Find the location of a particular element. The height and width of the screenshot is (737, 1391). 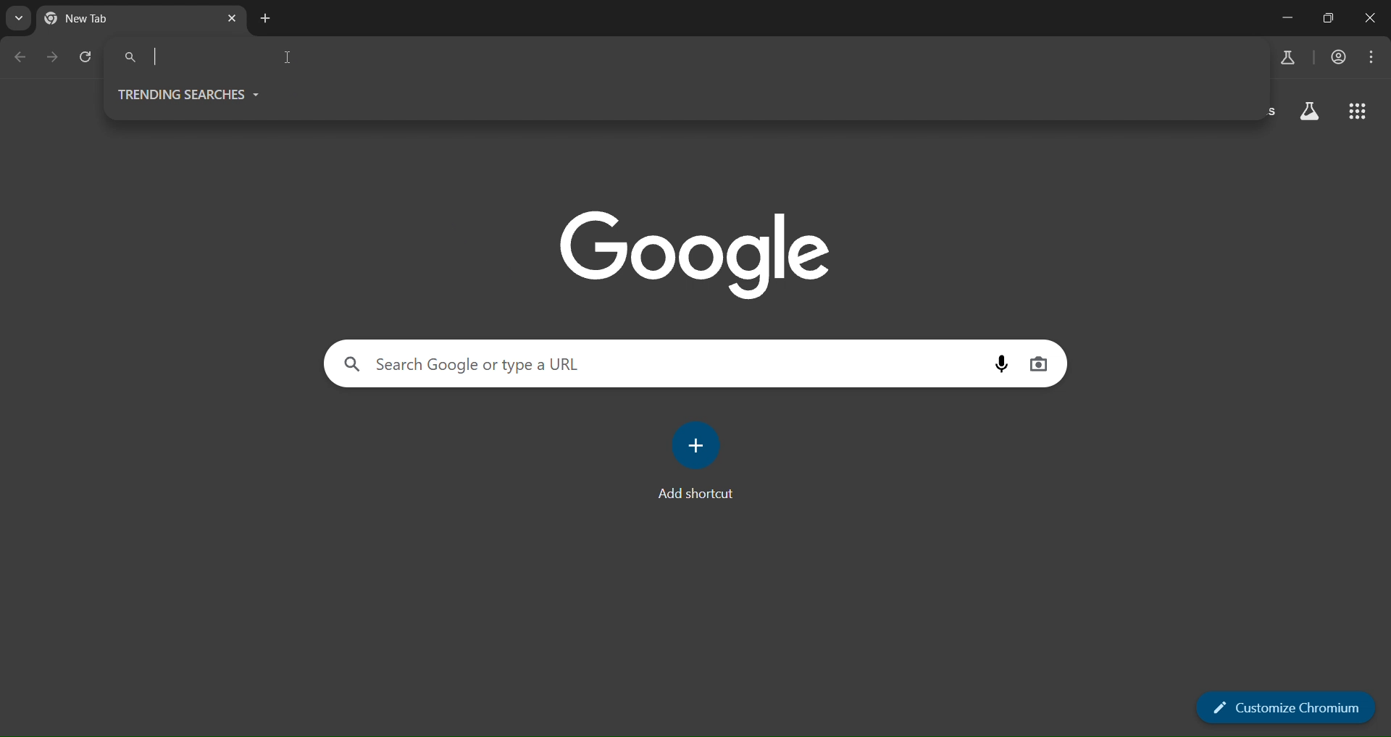

new tab is located at coordinates (264, 22).